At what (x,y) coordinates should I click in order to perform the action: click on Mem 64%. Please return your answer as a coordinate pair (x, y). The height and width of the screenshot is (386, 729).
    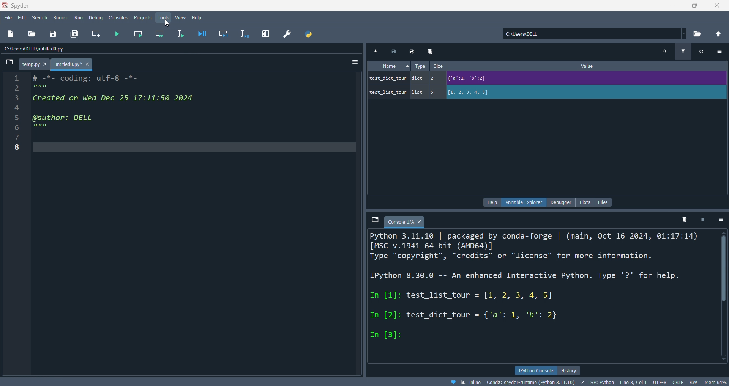
    Looking at the image, I should click on (716, 381).